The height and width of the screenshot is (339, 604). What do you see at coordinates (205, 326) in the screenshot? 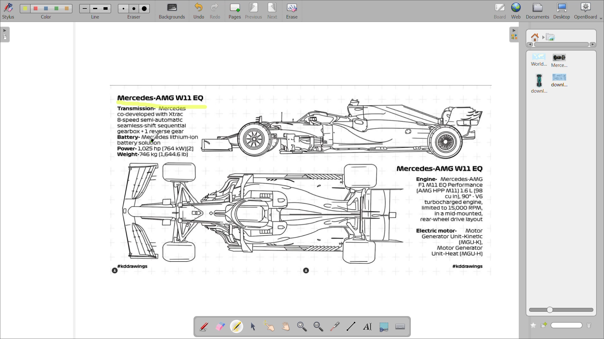
I see `annotate document` at bounding box center [205, 326].